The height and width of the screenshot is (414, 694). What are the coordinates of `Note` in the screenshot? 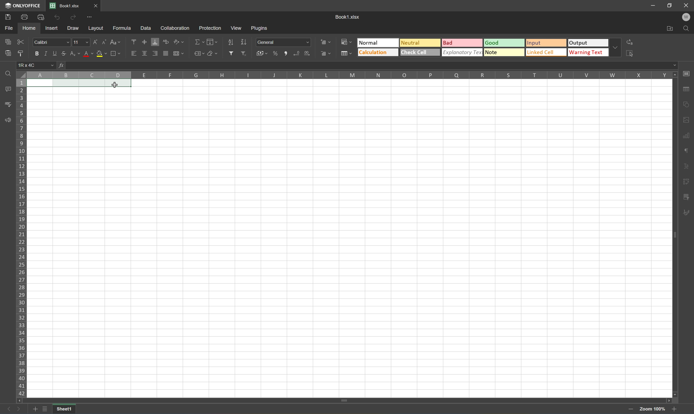 It's located at (503, 52).